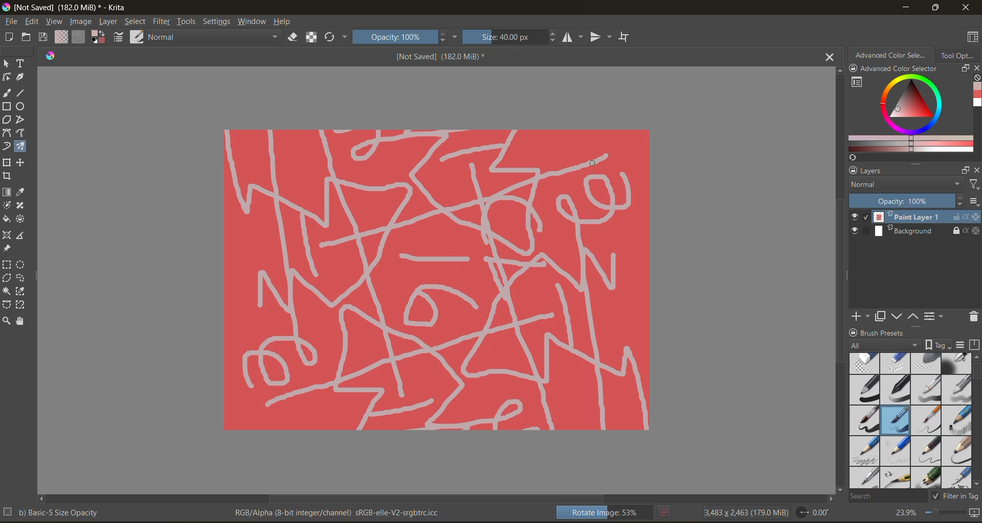  Describe the element at coordinates (935, 317) in the screenshot. I see `view or change layer` at that location.